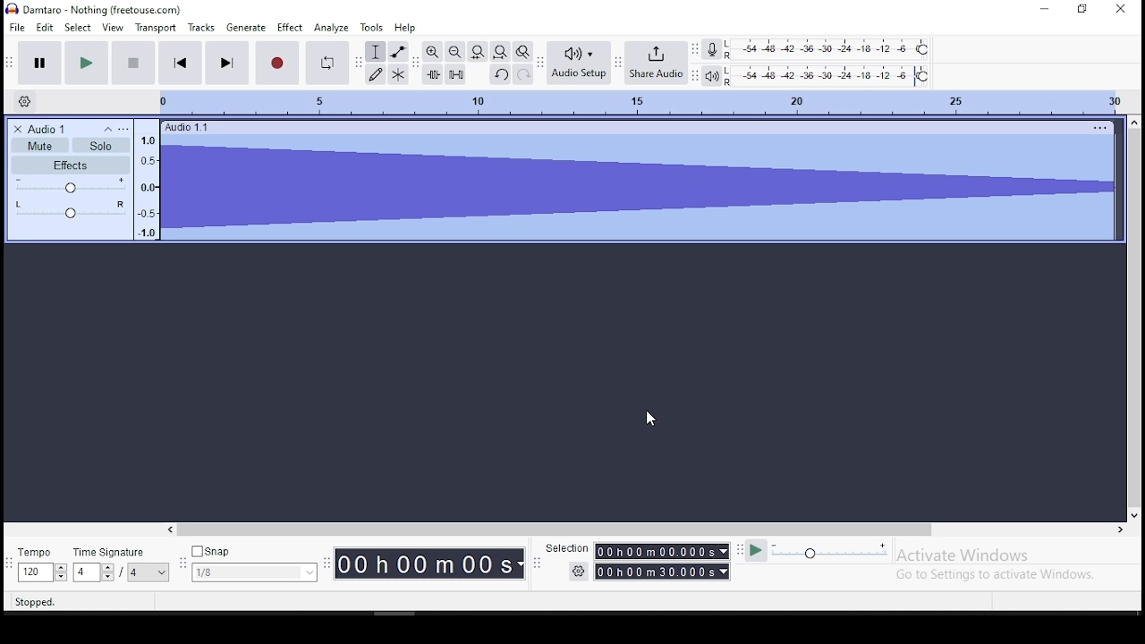 Image resolution: width=1145 pixels, height=644 pixels. I want to click on undo, so click(499, 73).